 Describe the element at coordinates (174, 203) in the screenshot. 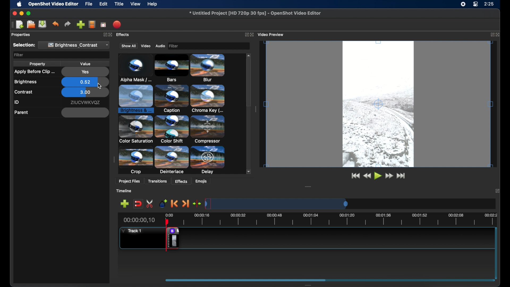

I see `previous marker` at that location.